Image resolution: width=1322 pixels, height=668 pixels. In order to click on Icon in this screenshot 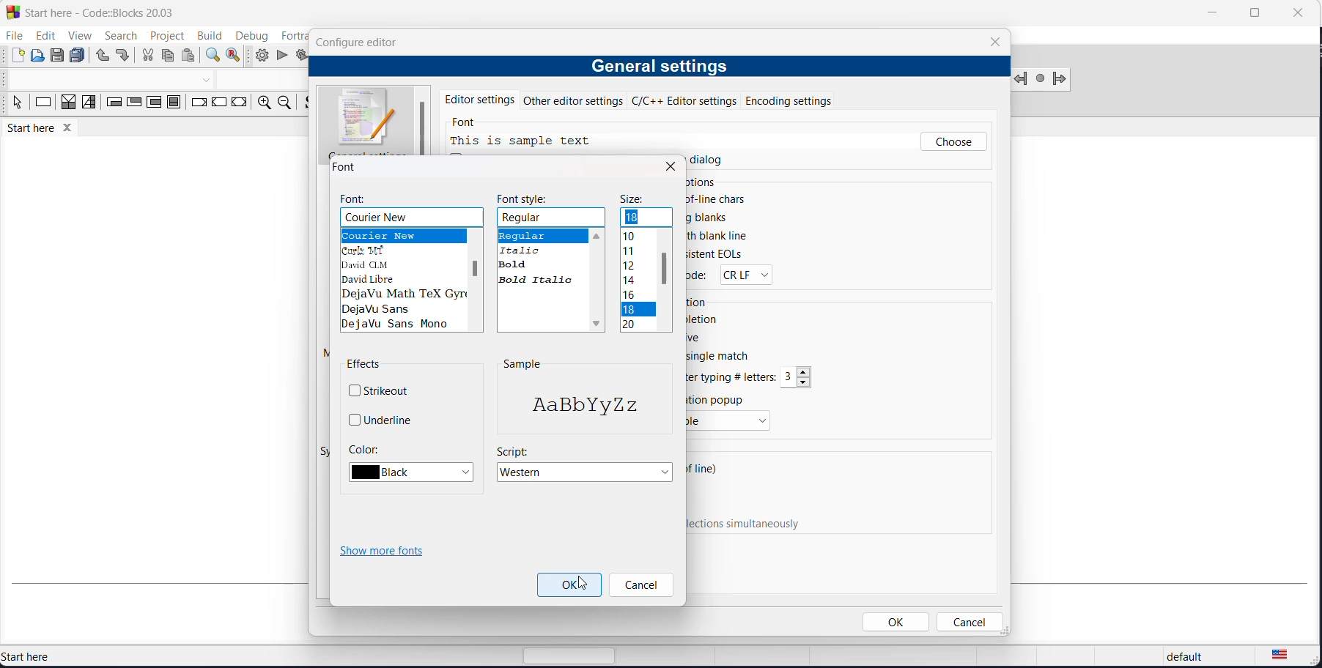, I will do `click(369, 119)`.